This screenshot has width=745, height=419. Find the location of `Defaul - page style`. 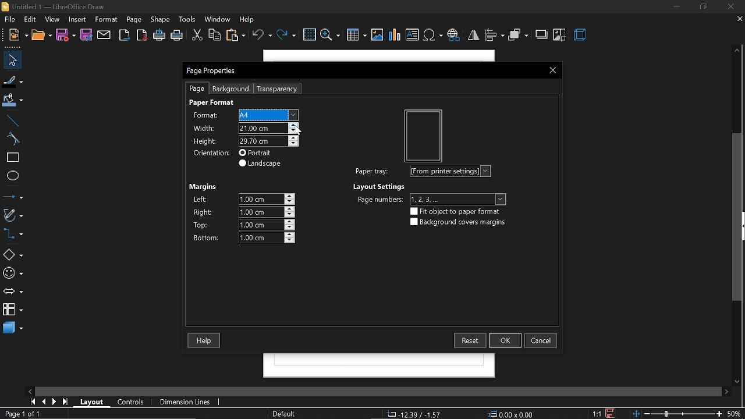

Defaul - page style is located at coordinates (286, 414).